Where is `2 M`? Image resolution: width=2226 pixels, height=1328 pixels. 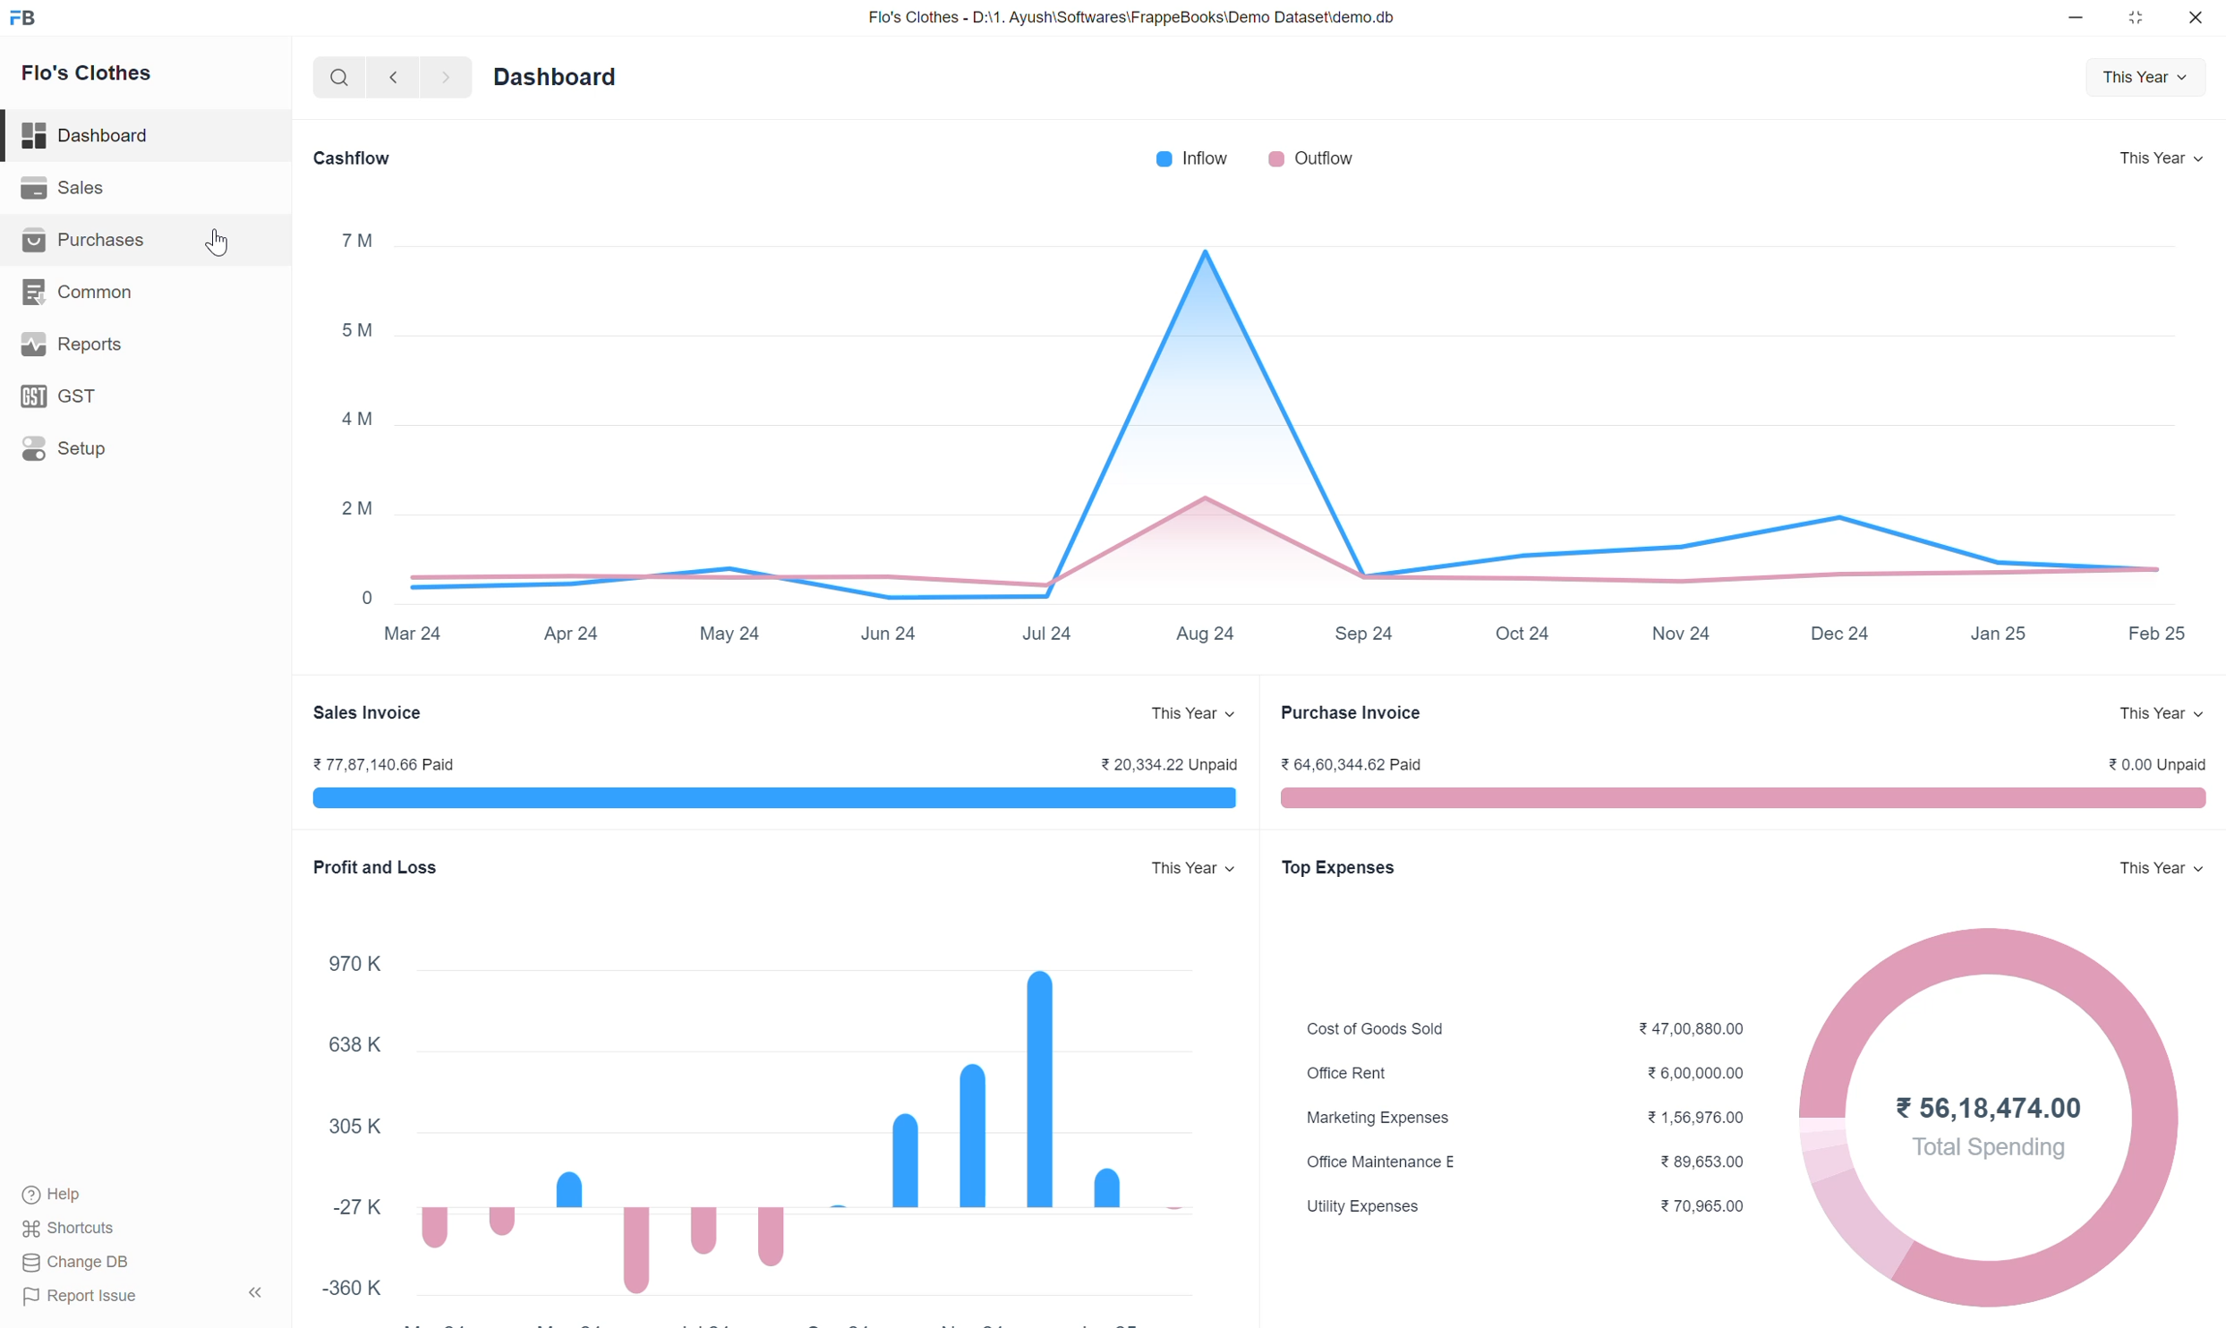 2 M is located at coordinates (360, 509).